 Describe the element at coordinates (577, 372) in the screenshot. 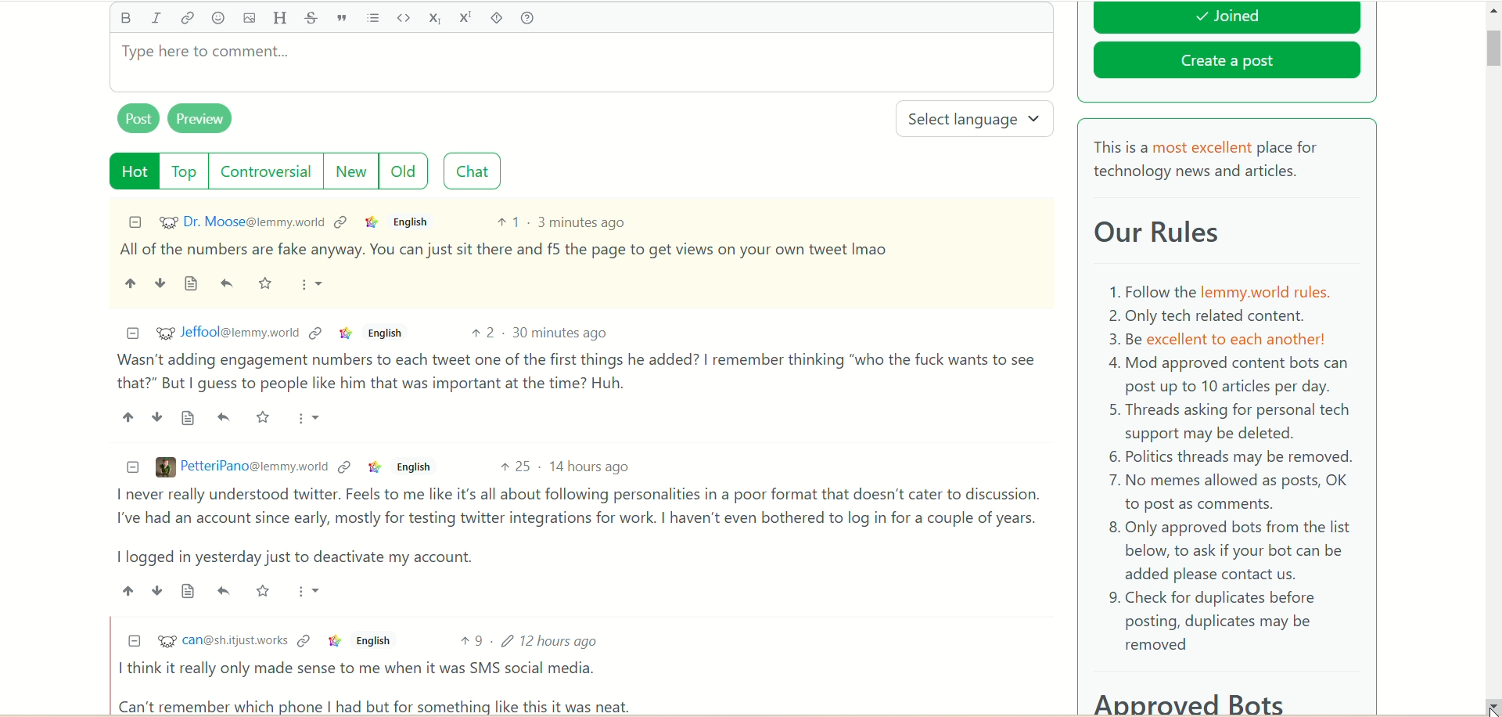

I see `Wasn't adding engagement numbers to each tweet one of the first things he added? | remember thinking “who the fuck wants to see
that?” But | guess to people like him that was important at the time? Huh.` at that location.